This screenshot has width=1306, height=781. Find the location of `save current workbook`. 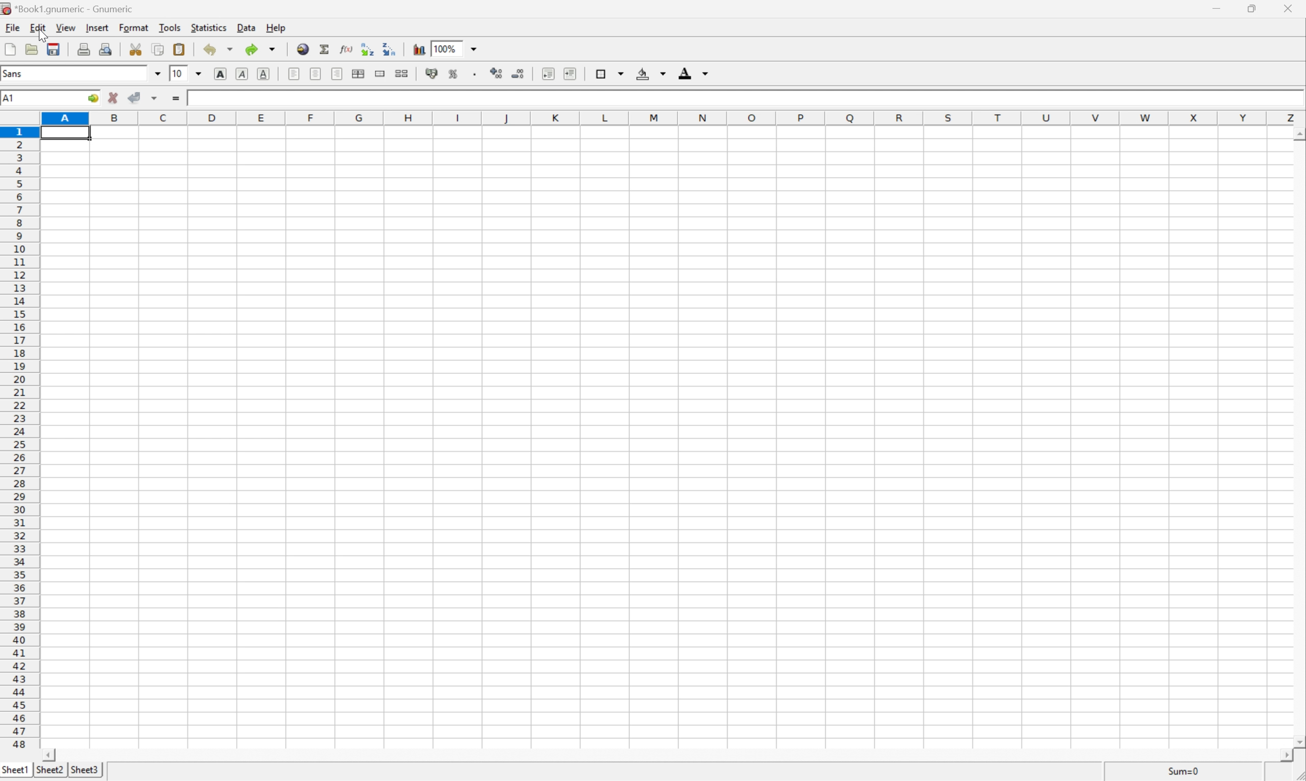

save current workbook is located at coordinates (55, 49).